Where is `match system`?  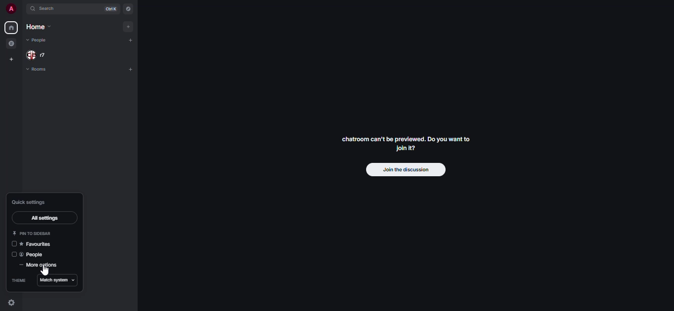
match system is located at coordinates (58, 279).